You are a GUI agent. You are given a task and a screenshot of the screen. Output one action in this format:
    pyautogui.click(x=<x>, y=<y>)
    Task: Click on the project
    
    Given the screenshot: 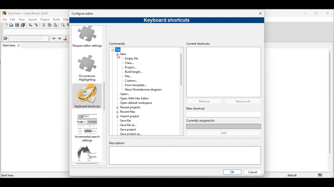 What is the action you would take?
    pyautogui.click(x=132, y=67)
    